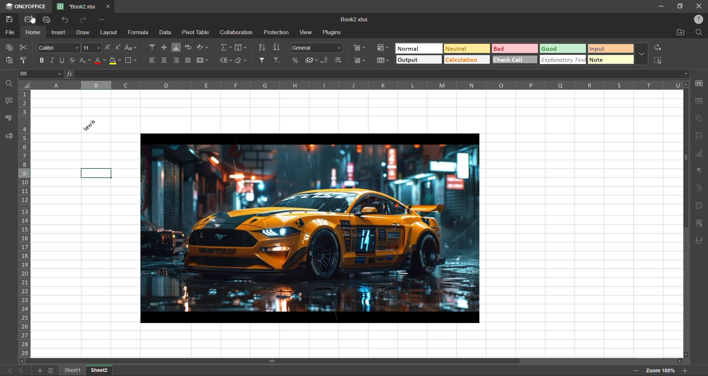  What do you see at coordinates (101, 19) in the screenshot?
I see `customize quick access toolbar` at bounding box center [101, 19].